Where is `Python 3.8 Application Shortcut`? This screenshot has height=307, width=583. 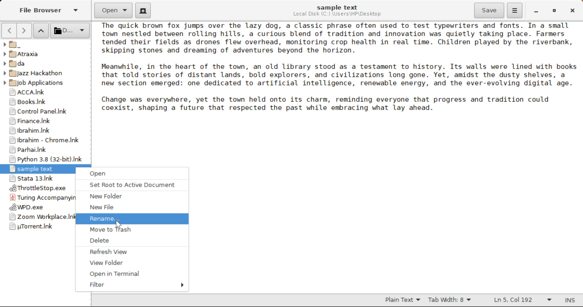
Python 3.8 Application Shortcut is located at coordinates (43, 159).